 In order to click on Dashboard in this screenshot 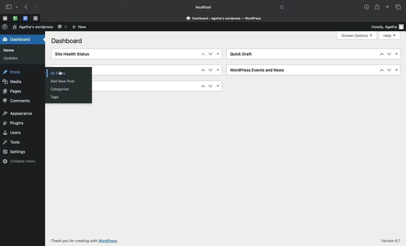, I will do `click(68, 41)`.